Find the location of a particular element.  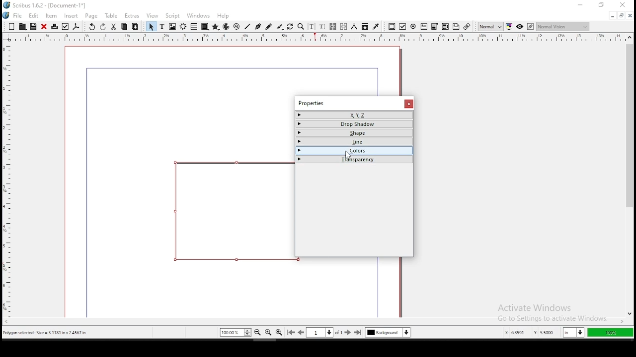

zoom out is located at coordinates (258, 332).